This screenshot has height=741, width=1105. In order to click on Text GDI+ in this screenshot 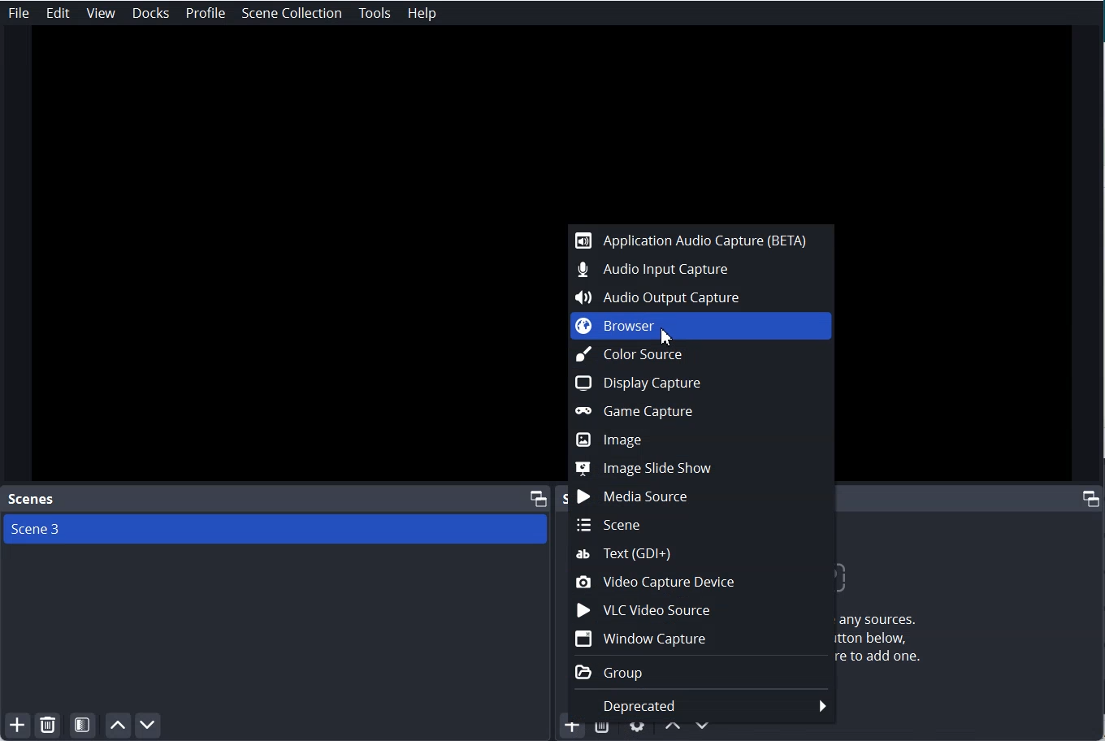, I will do `click(702, 552)`.